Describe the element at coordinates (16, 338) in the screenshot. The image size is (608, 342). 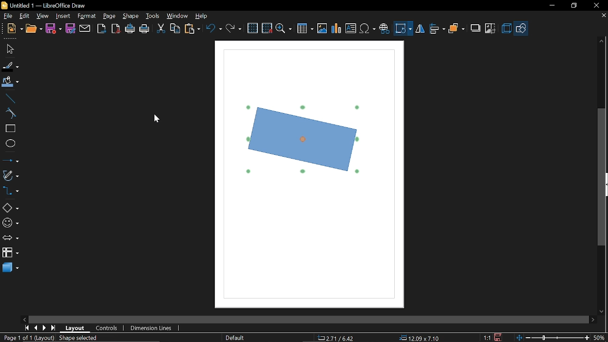
I see `Page 1 of 1` at that location.